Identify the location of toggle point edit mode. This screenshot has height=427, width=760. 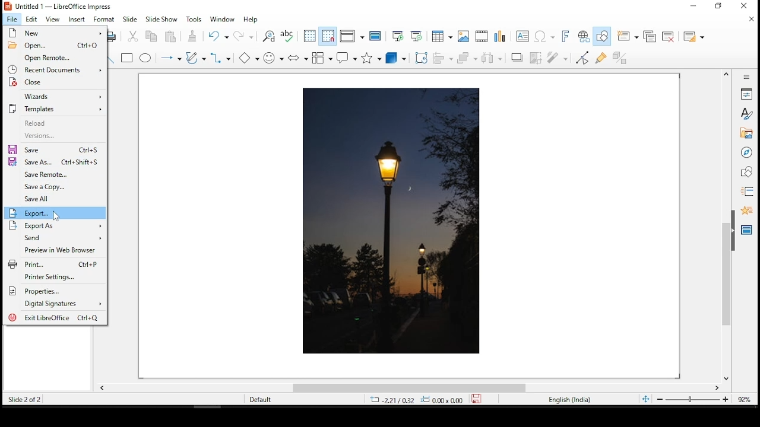
(582, 59).